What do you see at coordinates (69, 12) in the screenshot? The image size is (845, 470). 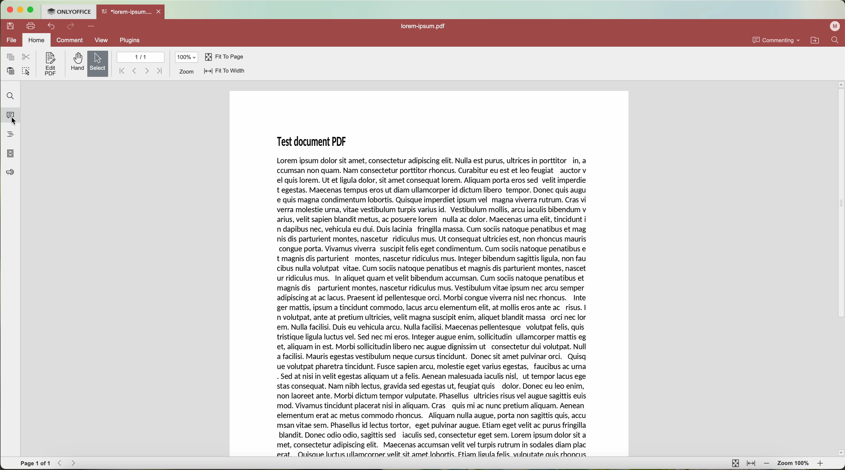 I see `ONLYOFFICE` at bounding box center [69, 12].